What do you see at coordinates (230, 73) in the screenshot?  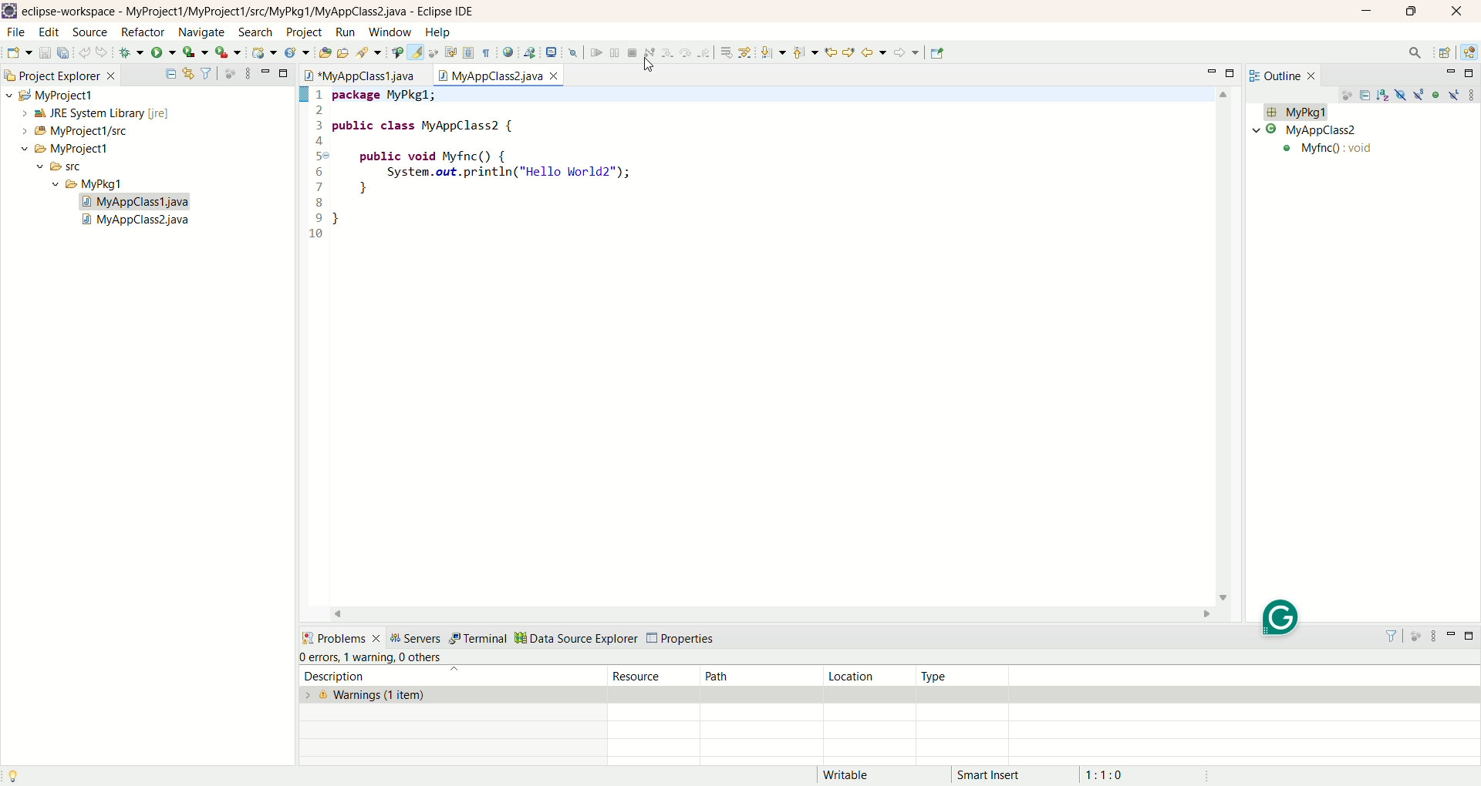 I see `focus on active task` at bounding box center [230, 73].